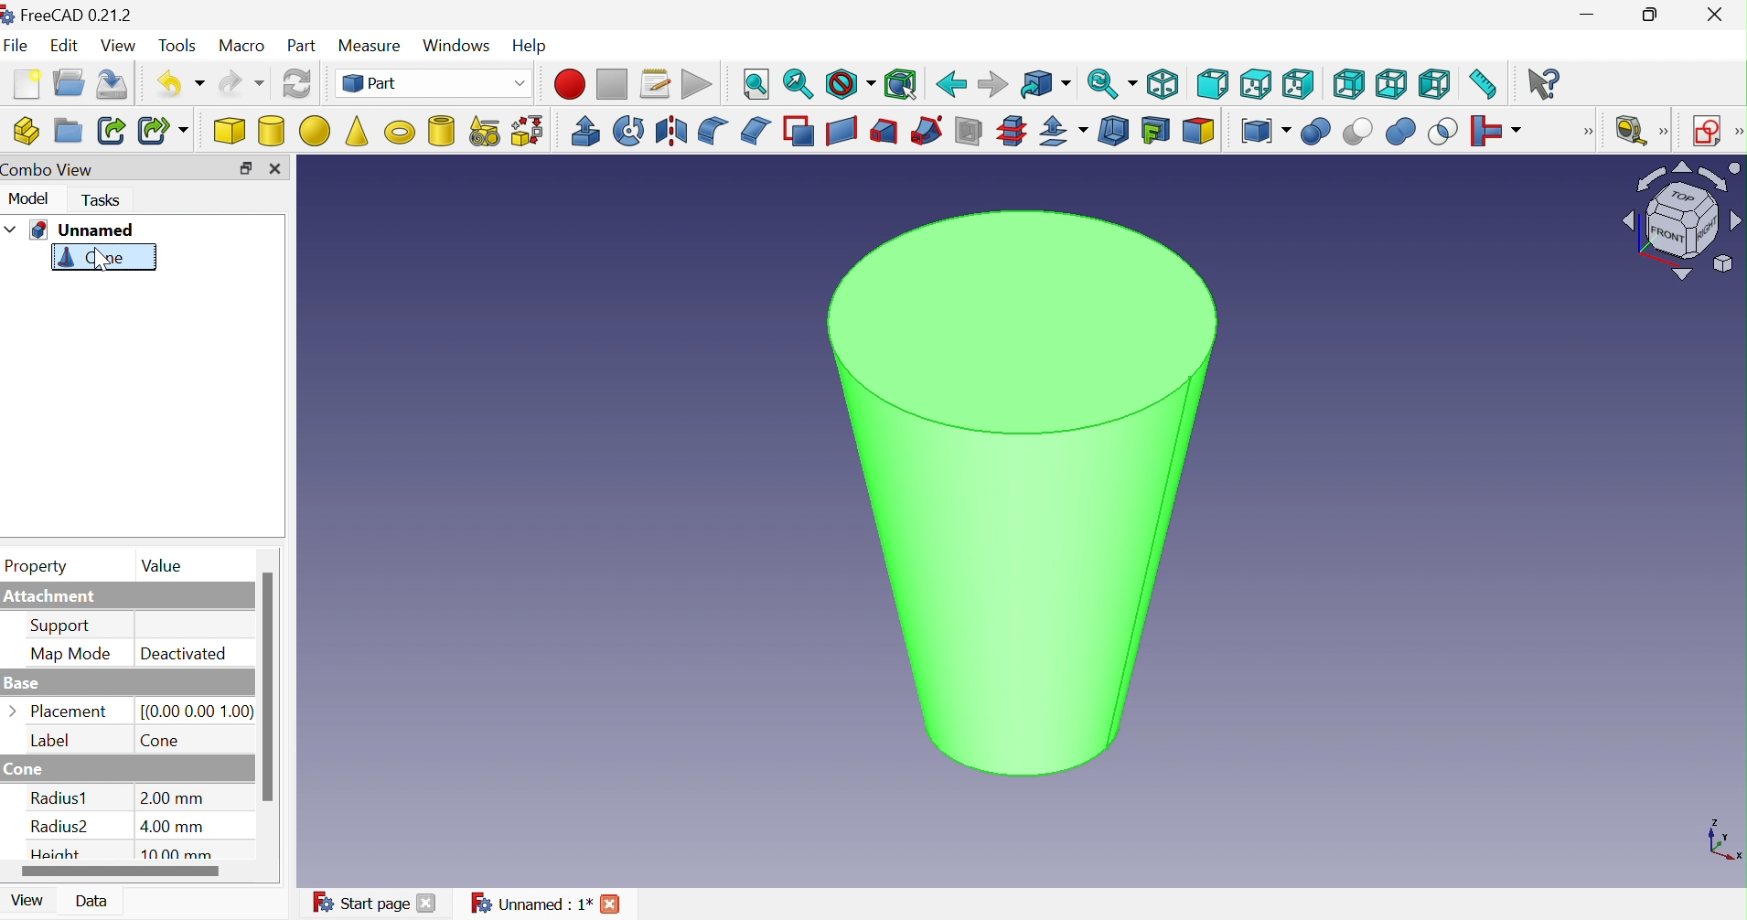 The height and width of the screenshot is (920, 1747). Describe the element at coordinates (1443, 134) in the screenshot. I see `Intersection` at that location.